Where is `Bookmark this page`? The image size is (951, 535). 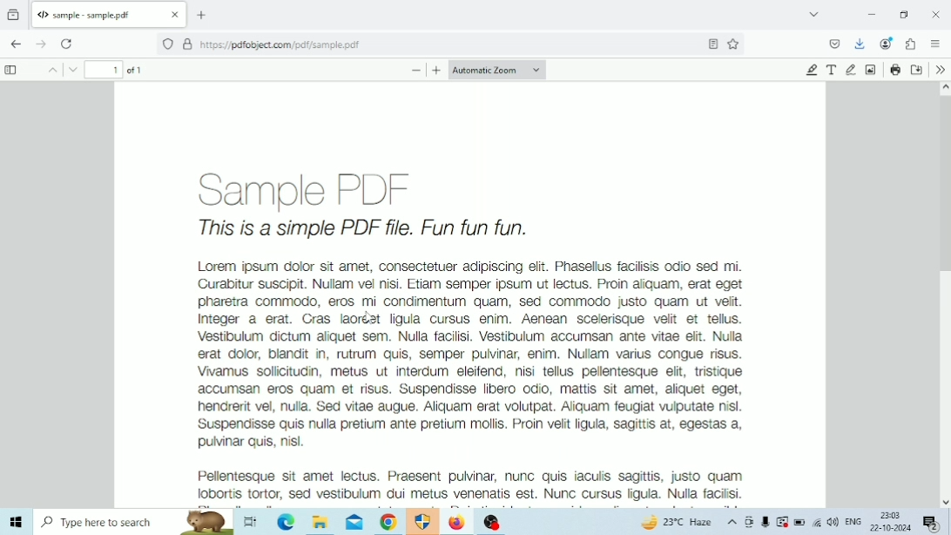 Bookmark this page is located at coordinates (713, 44).